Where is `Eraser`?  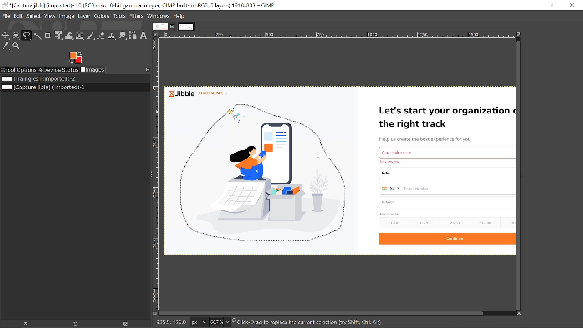
Eraser is located at coordinates (101, 35).